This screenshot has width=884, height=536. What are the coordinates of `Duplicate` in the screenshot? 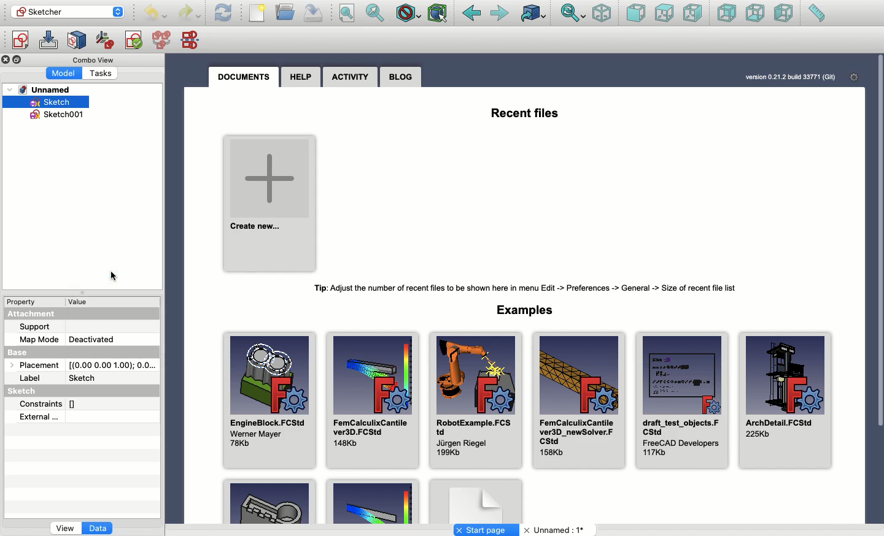 It's located at (19, 60).